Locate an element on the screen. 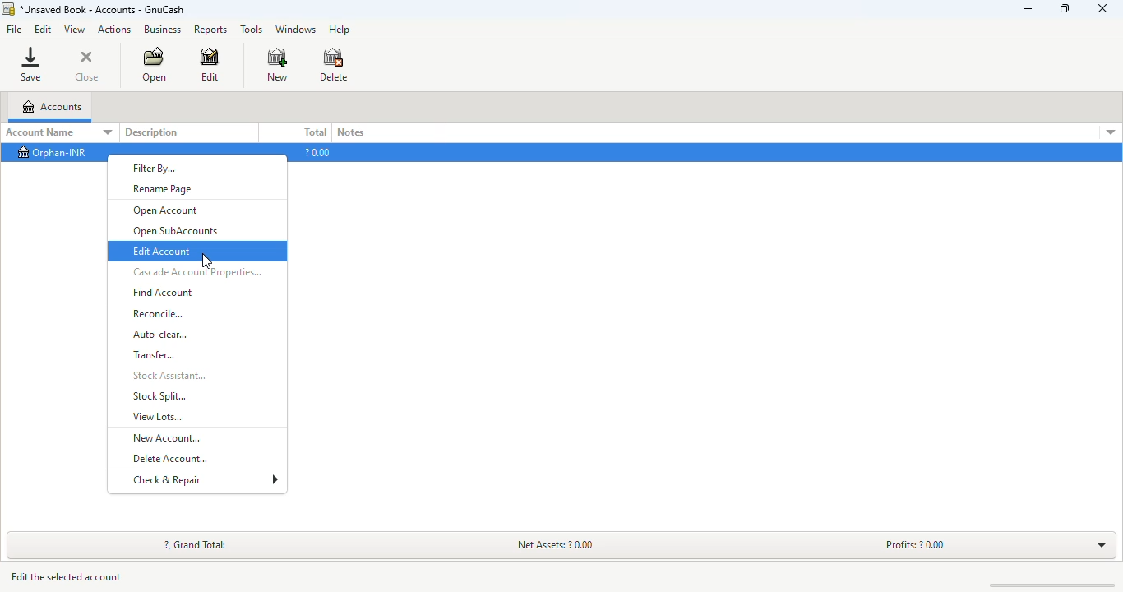 Image resolution: width=1123 pixels, height=592 pixels. title is located at coordinates (103, 10).